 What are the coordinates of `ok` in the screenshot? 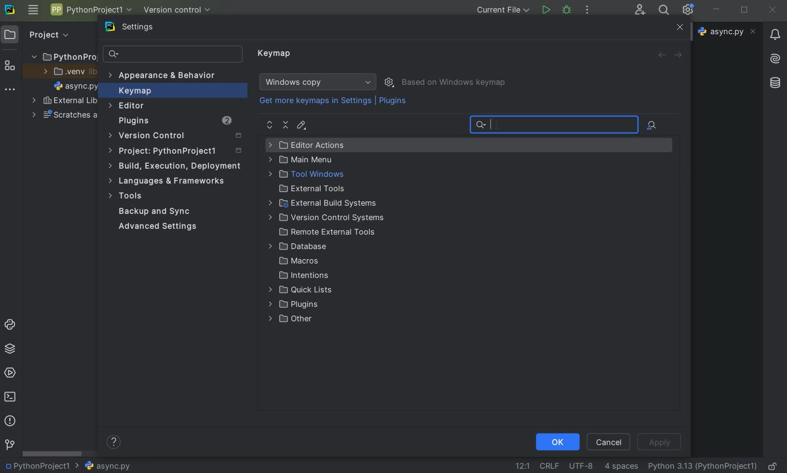 It's located at (557, 441).